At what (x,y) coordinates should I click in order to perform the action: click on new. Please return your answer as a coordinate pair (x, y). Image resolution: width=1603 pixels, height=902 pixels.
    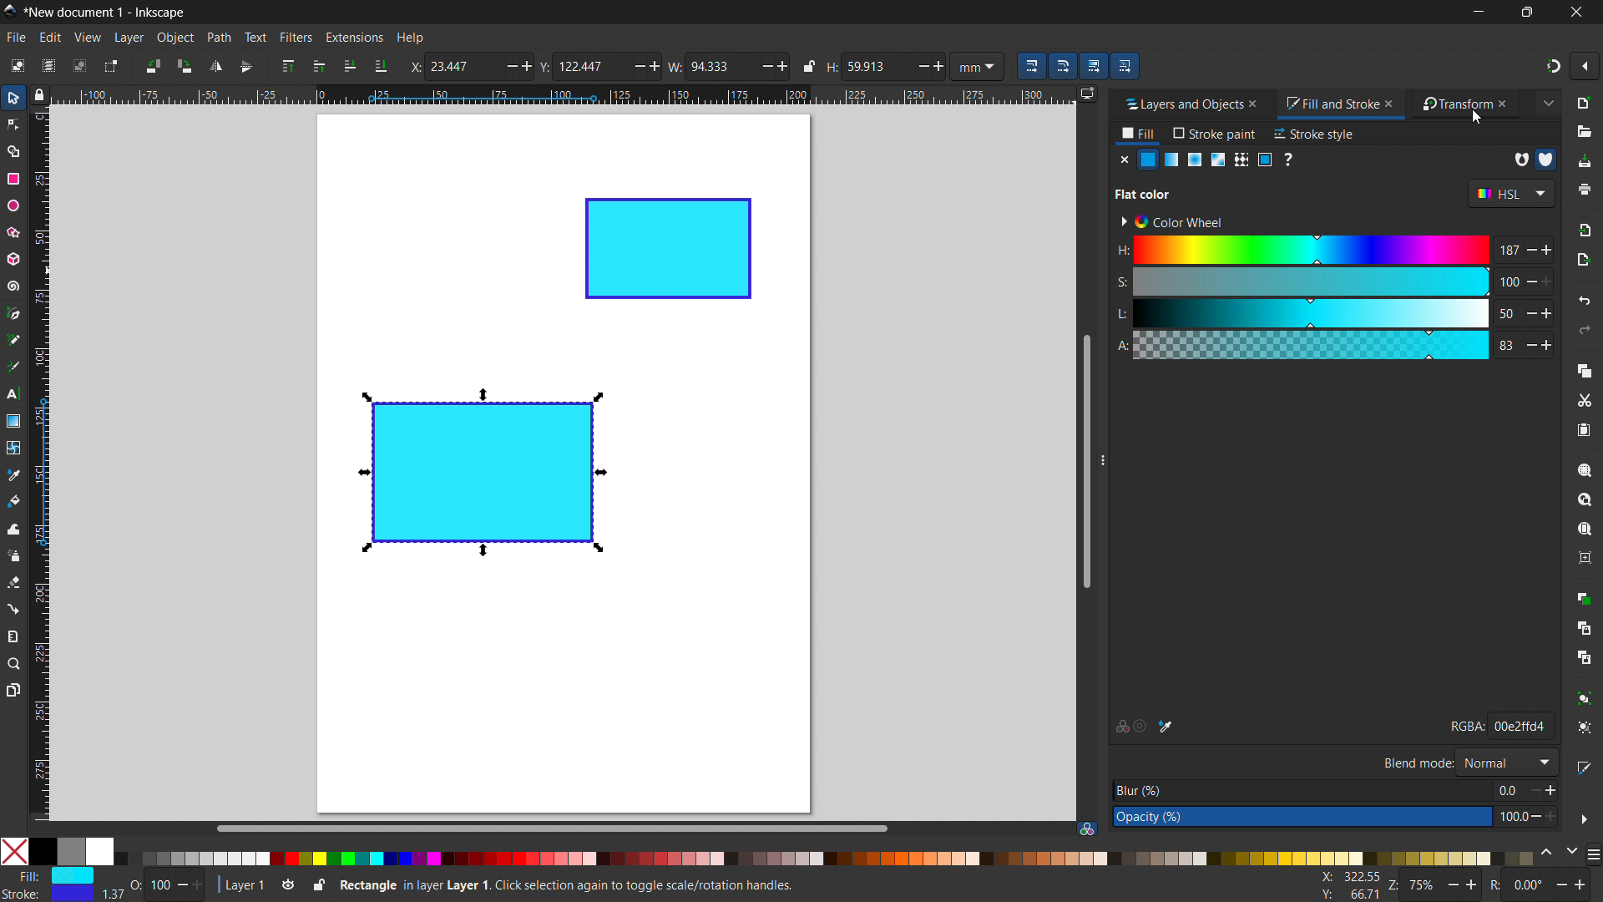
    Looking at the image, I should click on (1585, 103).